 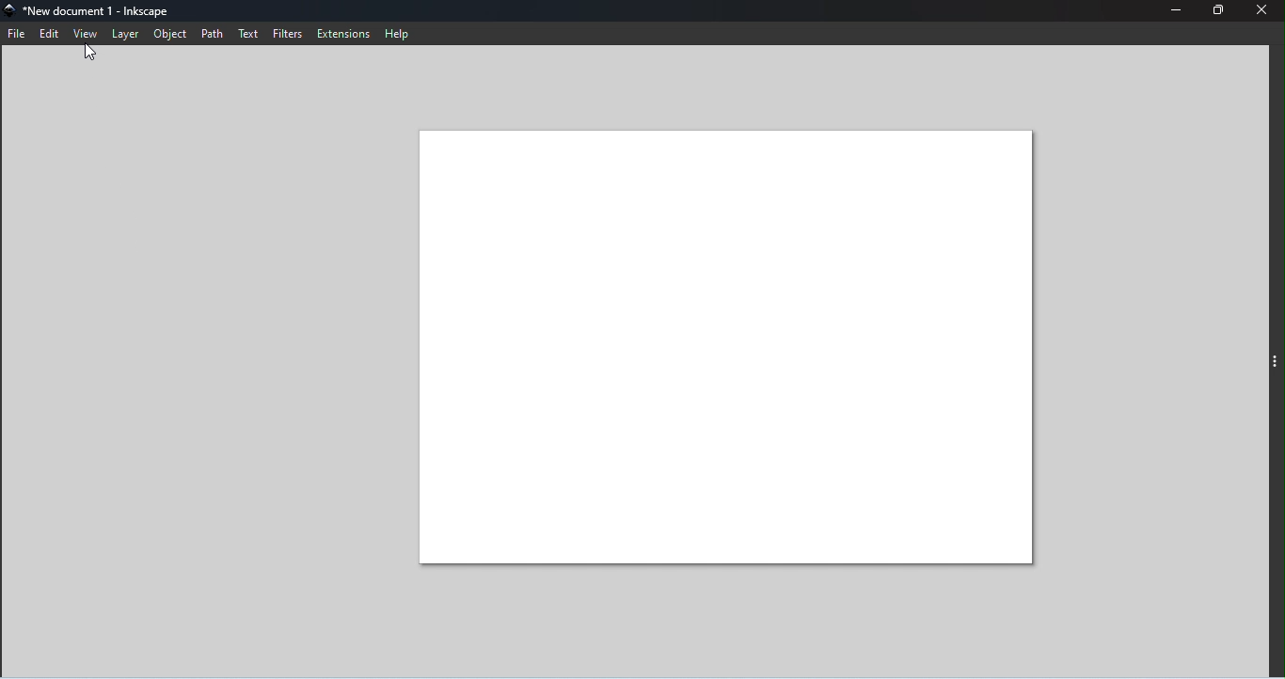 I want to click on File name, so click(x=93, y=9).